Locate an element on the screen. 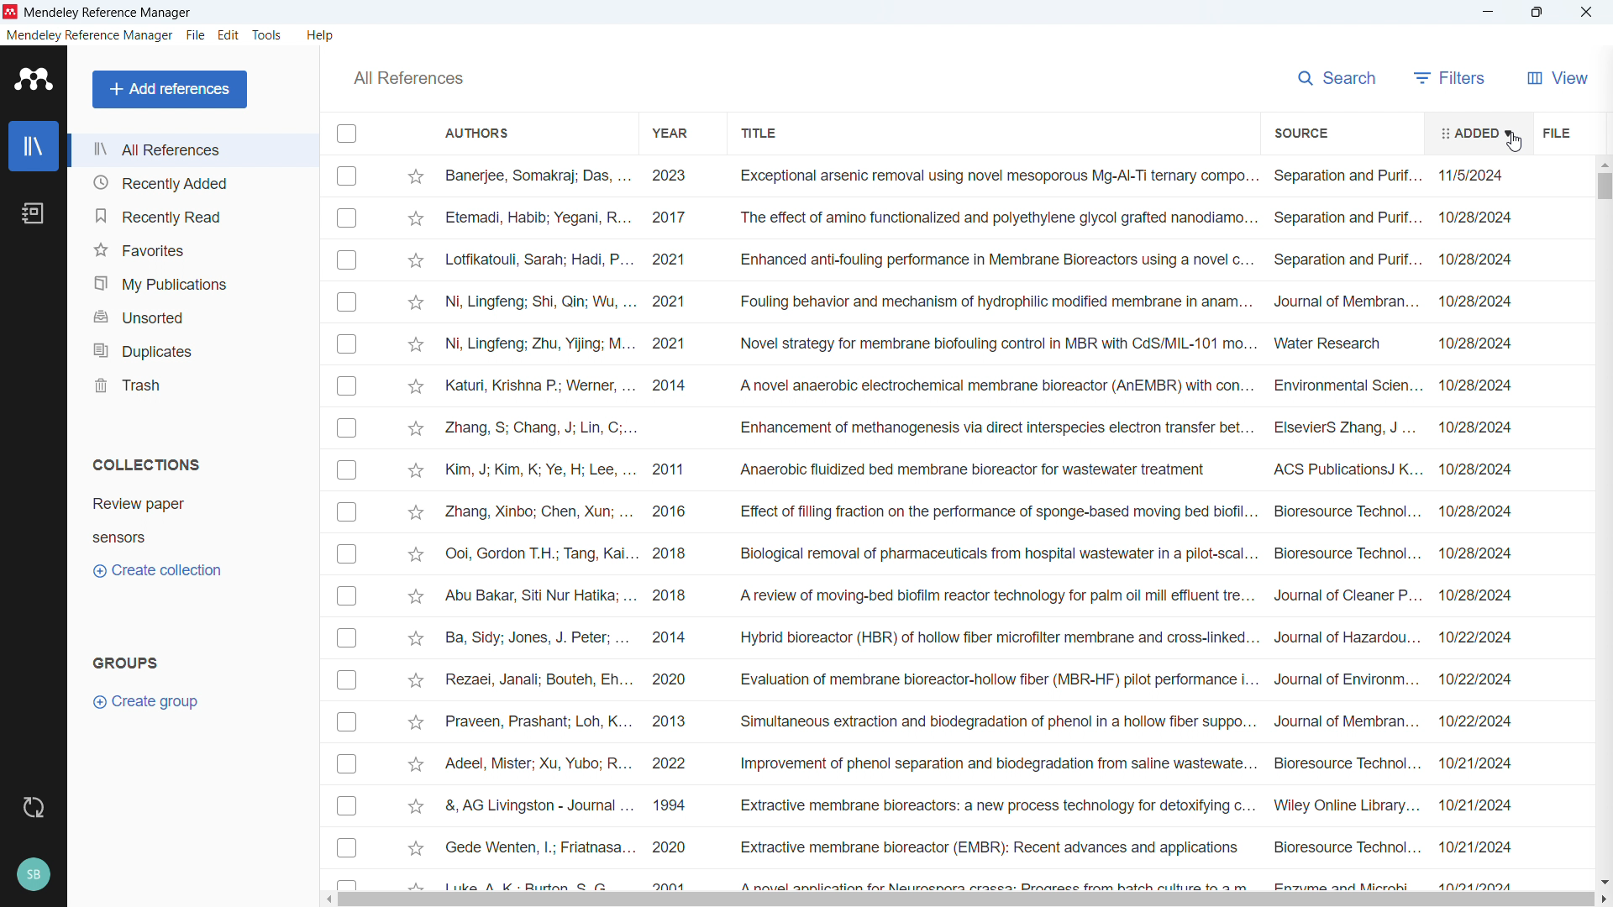 The width and height of the screenshot is (1613, 907). review paper is located at coordinates (137, 503).